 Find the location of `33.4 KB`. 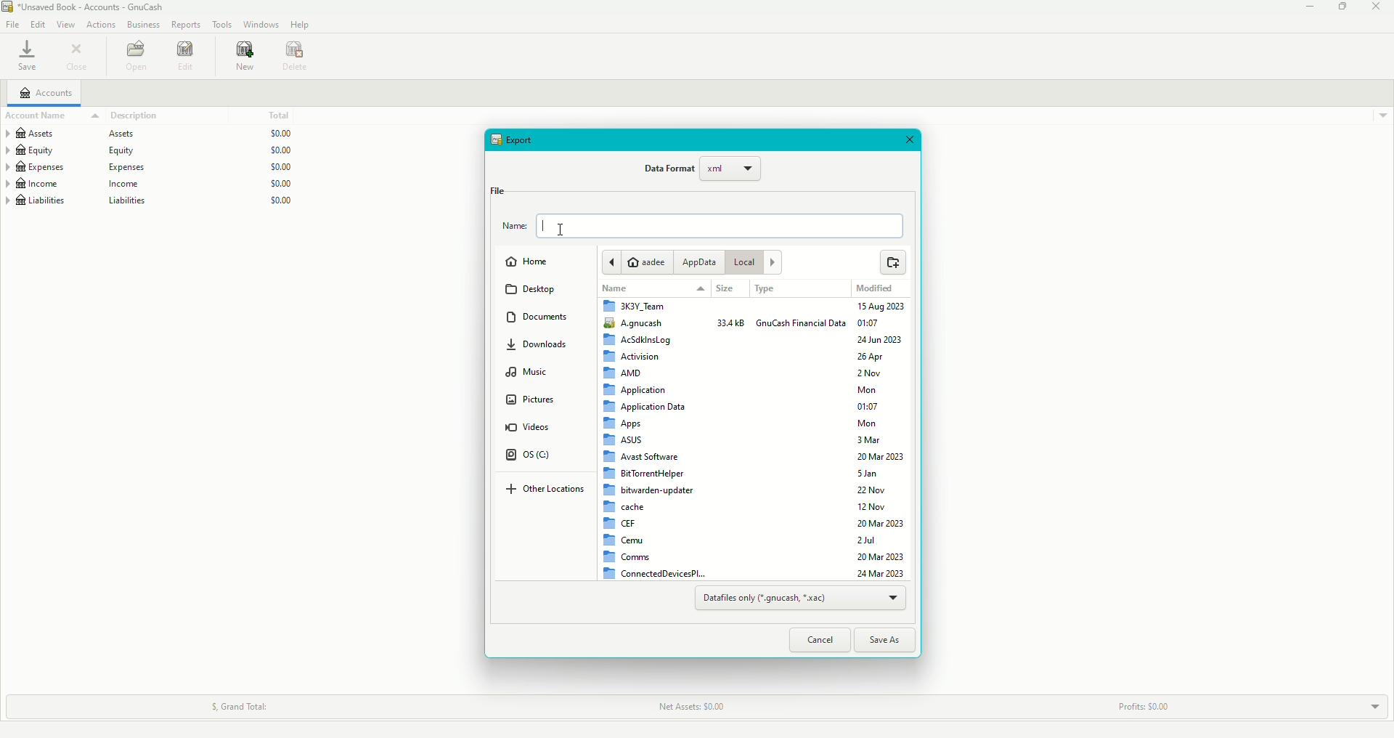

33.4 KB is located at coordinates (731, 323).